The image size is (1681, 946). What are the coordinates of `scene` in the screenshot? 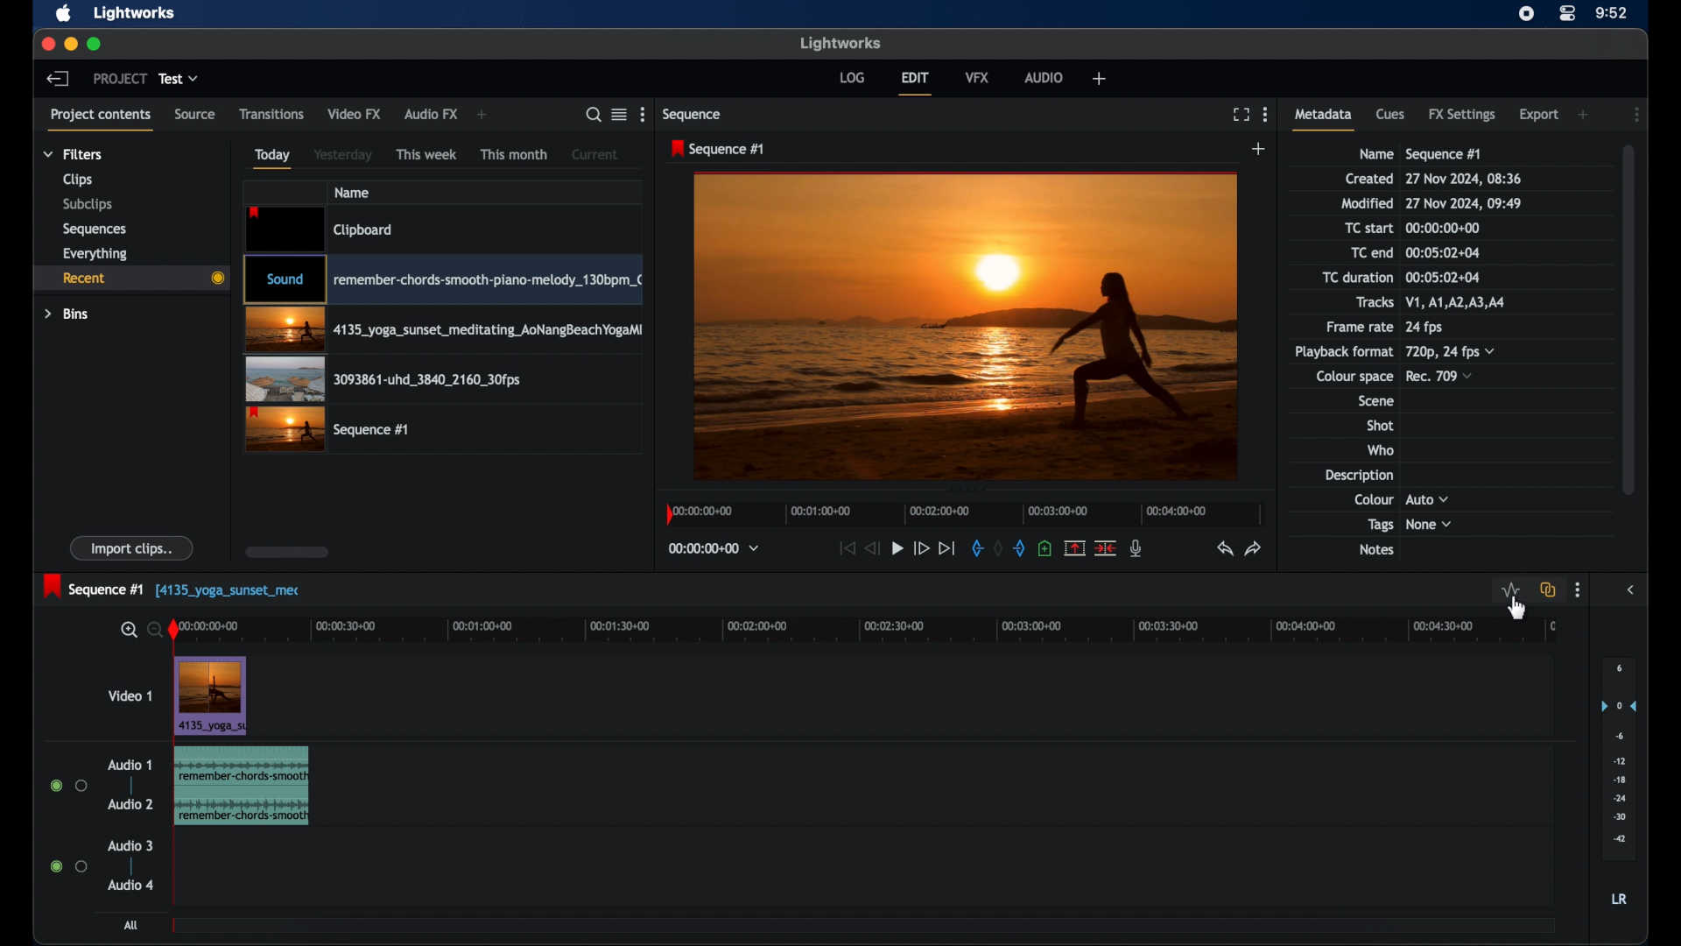 It's located at (1375, 401).